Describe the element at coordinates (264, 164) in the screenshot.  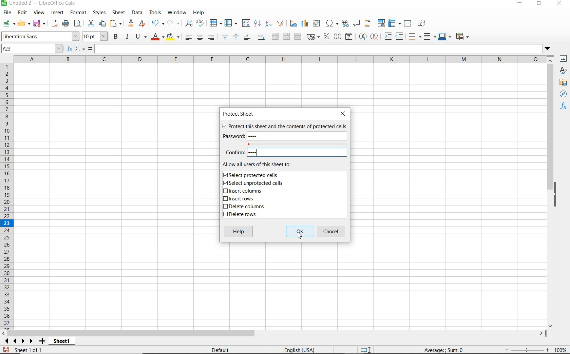
I see `ALLOW ALL USERS OF THIS SHEET TO:` at that location.